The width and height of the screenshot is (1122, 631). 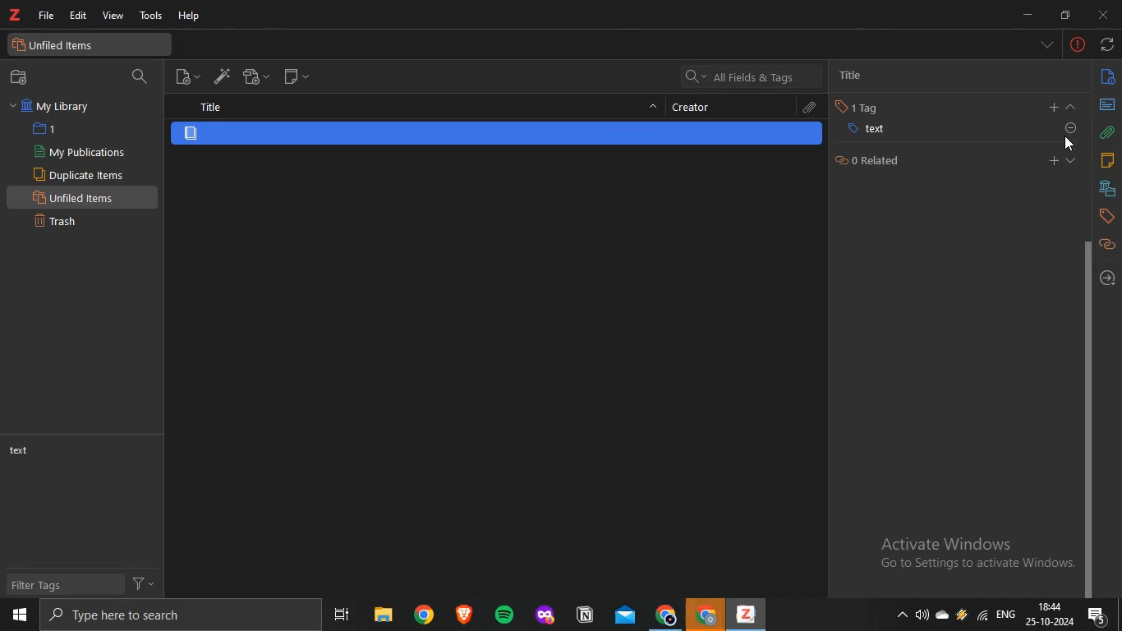 What do you see at coordinates (1107, 45) in the screenshot?
I see `sync with zotero` at bounding box center [1107, 45].